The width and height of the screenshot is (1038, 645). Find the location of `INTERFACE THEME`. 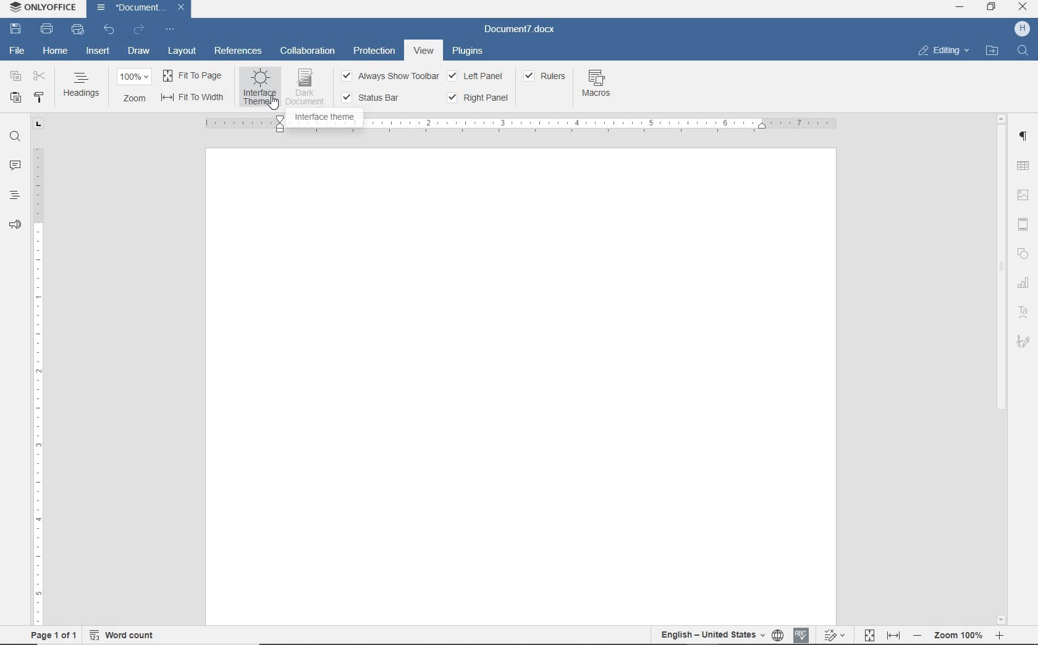

INTERFACE THEME is located at coordinates (319, 119).